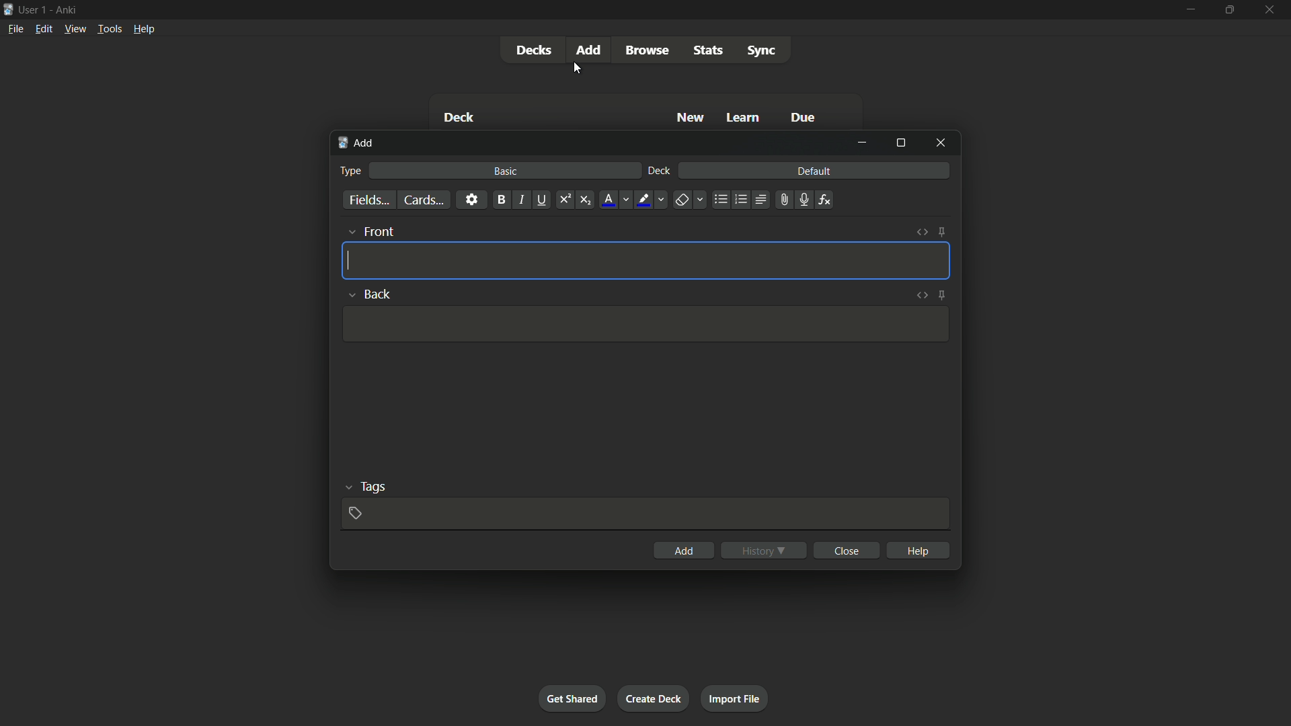 This screenshot has width=1291, height=726. Describe the element at coordinates (609, 200) in the screenshot. I see `font color` at that location.